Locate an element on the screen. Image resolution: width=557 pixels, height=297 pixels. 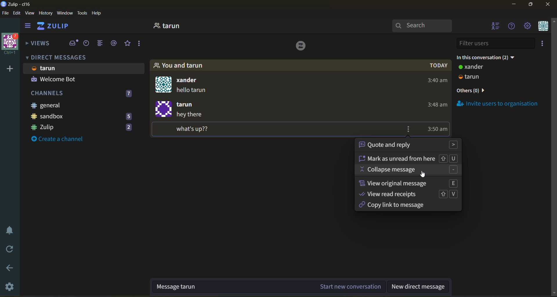
user name is located at coordinates (192, 81).